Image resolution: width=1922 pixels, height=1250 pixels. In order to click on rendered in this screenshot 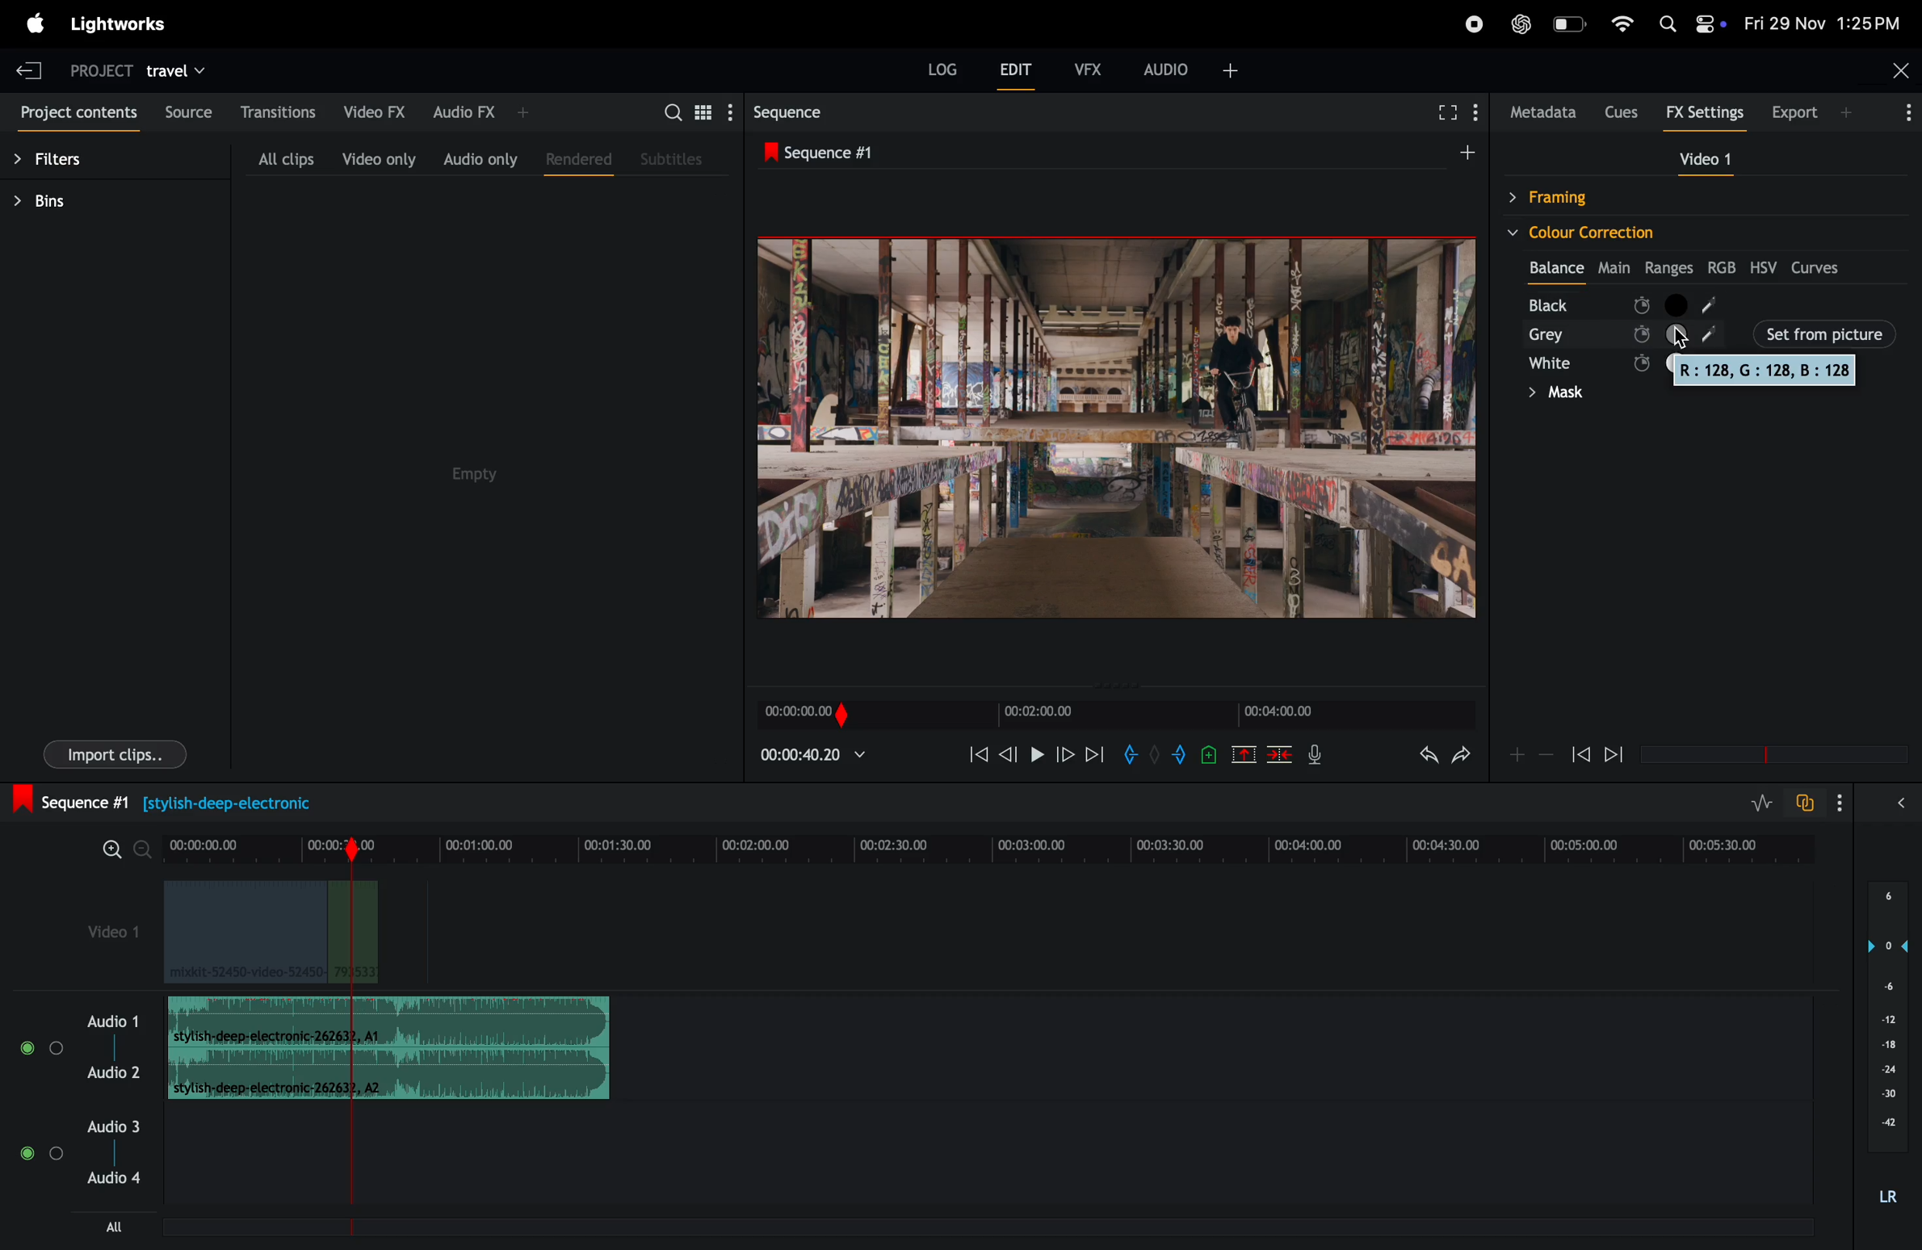, I will do `click(578, 161)`.